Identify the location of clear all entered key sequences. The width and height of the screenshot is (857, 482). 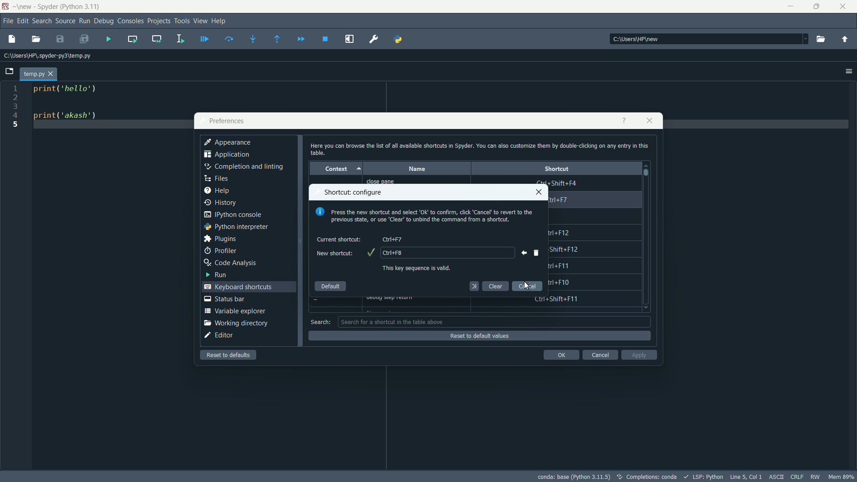
(537, 253).